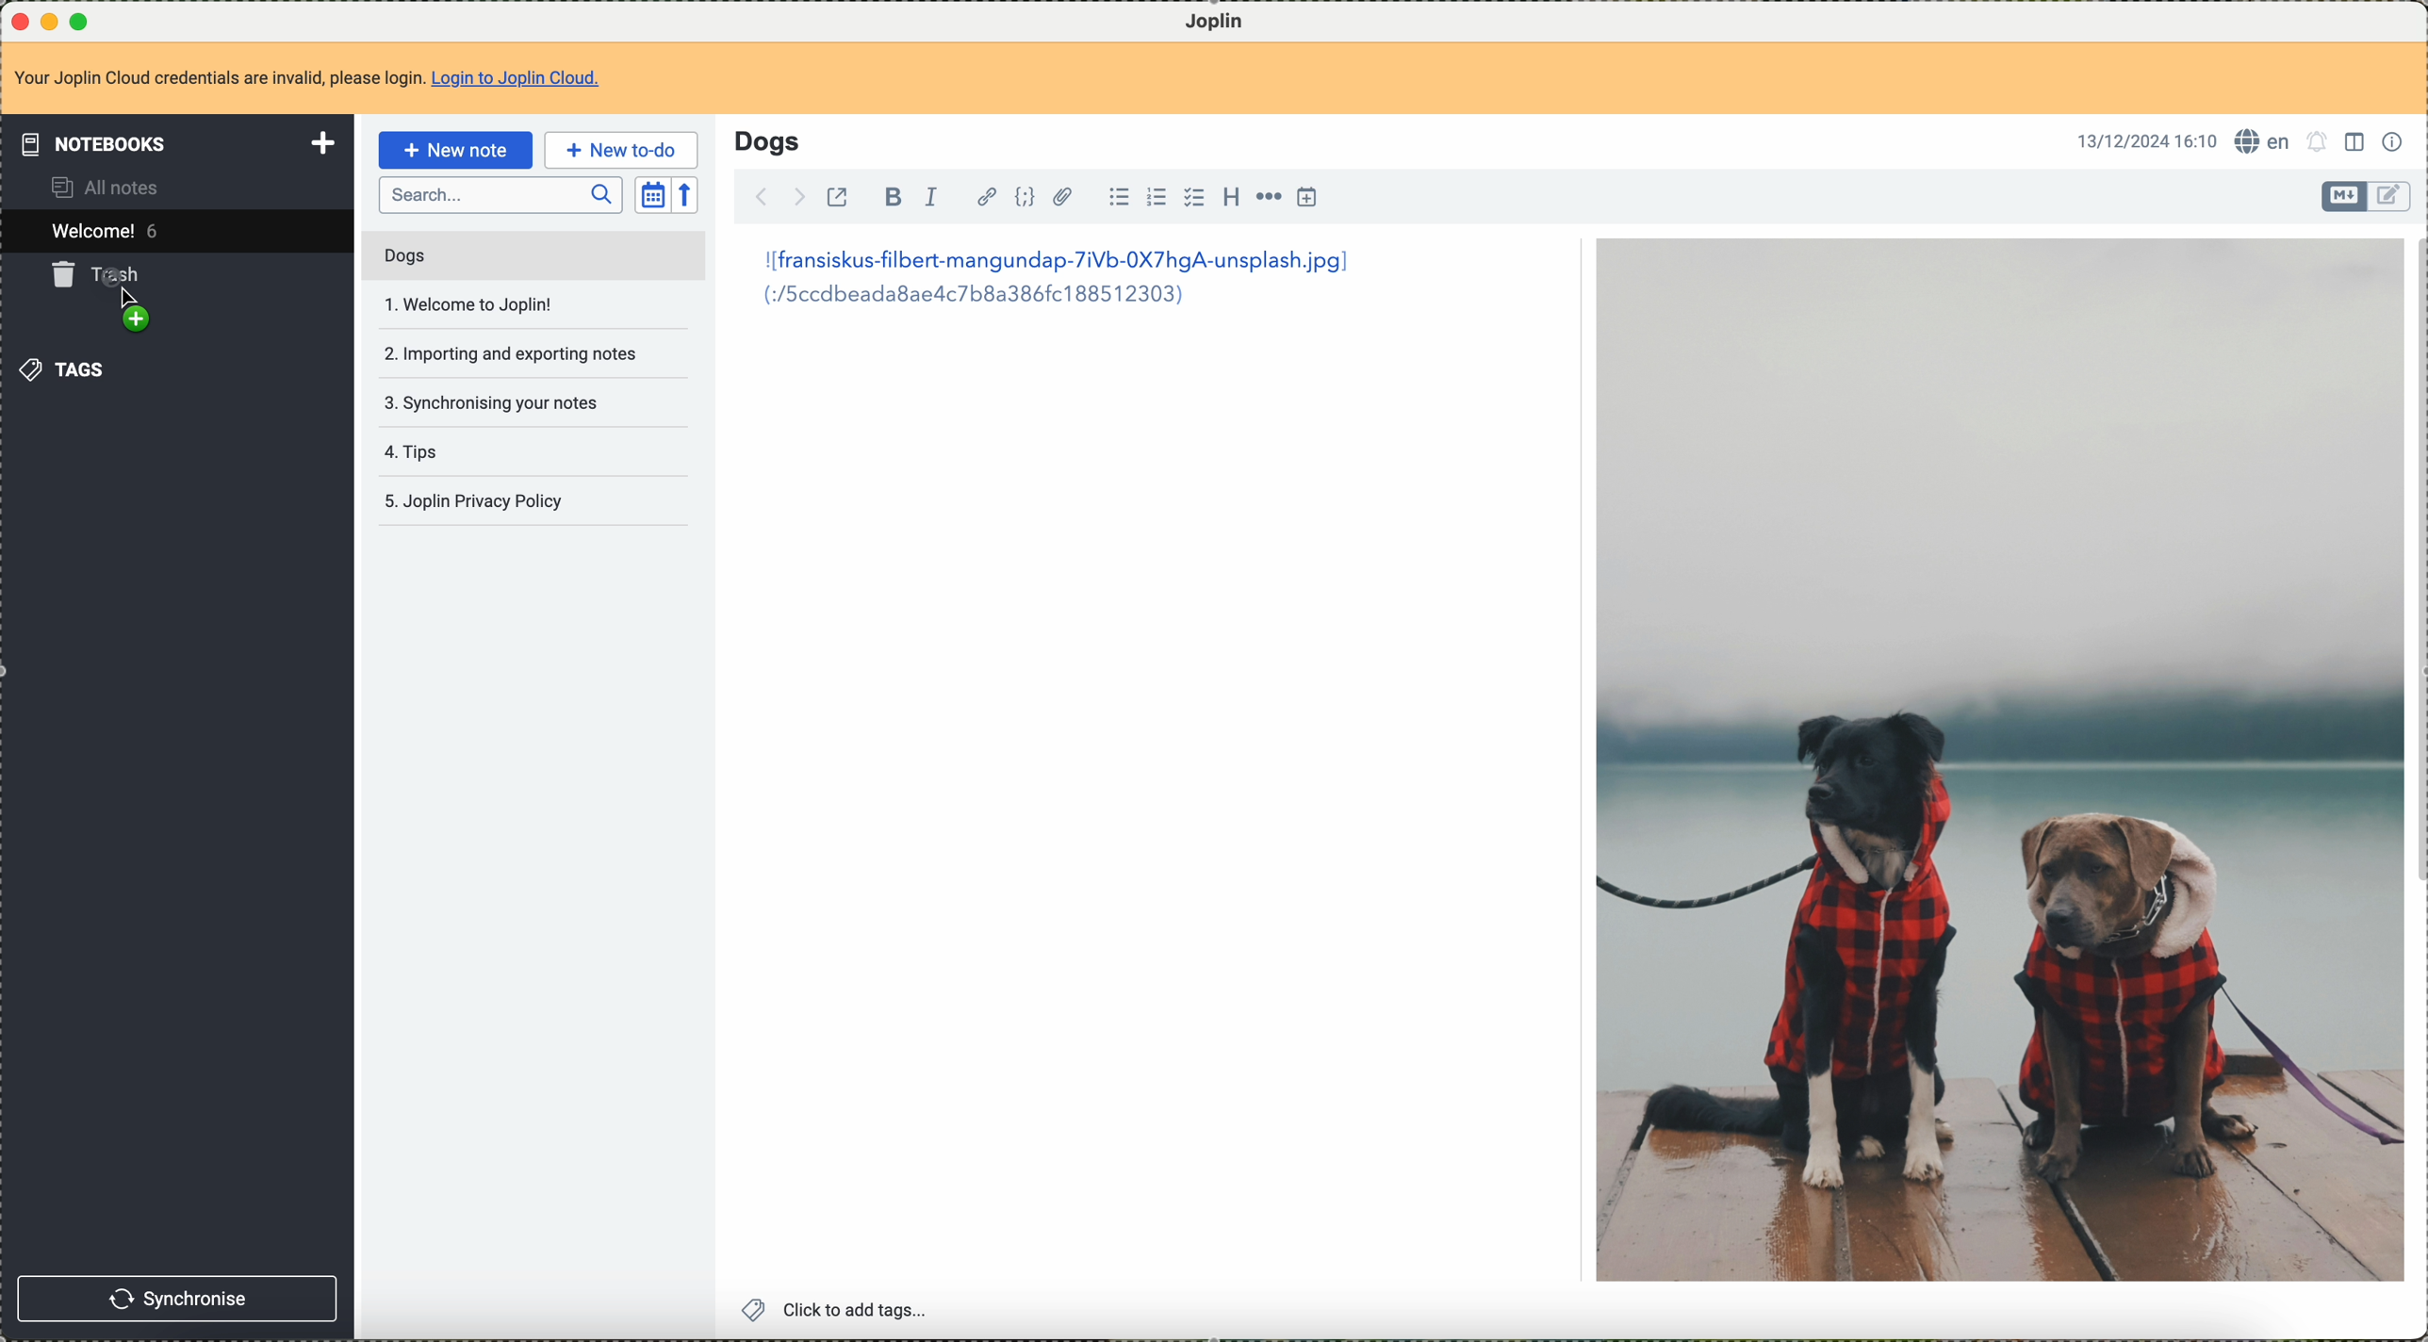 This screenshot has width=2428, height=1342. What do you see at coordinates (651, 193) in the screenshot?
I see `toggle sort order field` at bounding box center [651, 193].